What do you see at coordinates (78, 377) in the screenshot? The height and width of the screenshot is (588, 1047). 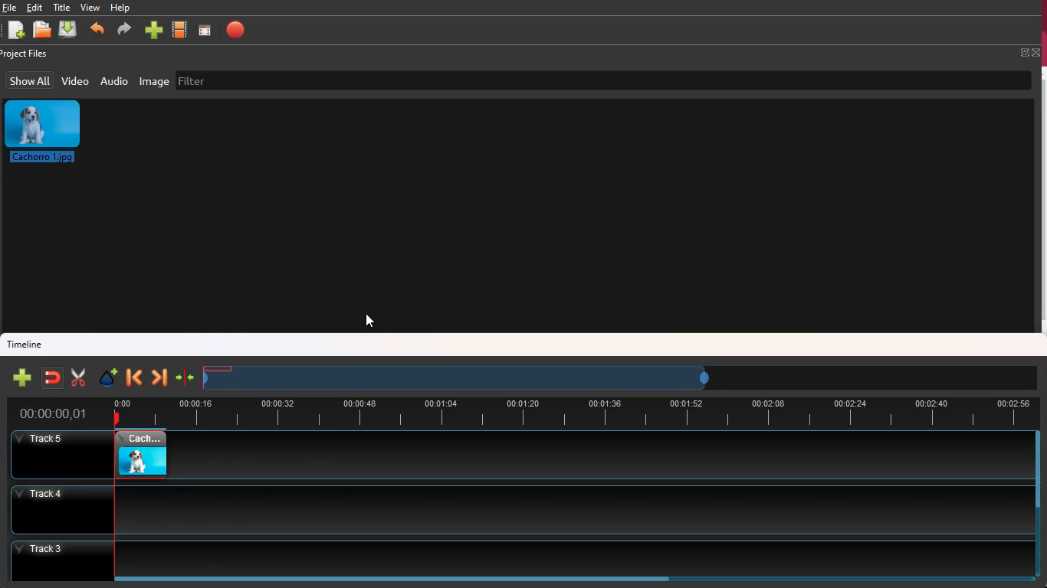 I see `cut` at bounding box center [78, 377].